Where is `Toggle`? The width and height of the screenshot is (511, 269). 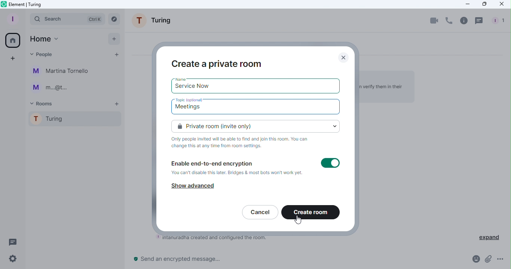 Toggle is located at coordinates (330, 164).